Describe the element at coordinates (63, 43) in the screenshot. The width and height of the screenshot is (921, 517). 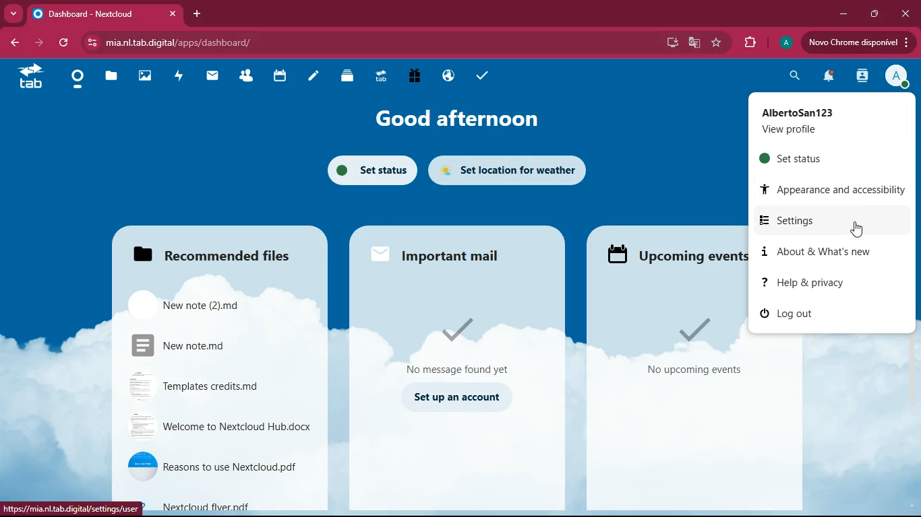
I see `refresh` at that location.